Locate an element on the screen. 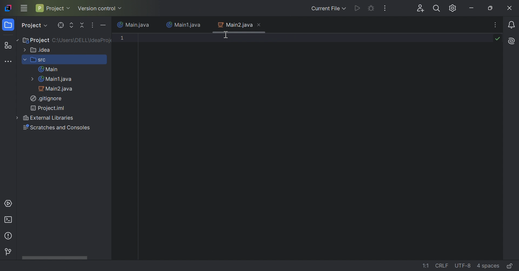  Expand Selected is located at coordinates (72, 25).